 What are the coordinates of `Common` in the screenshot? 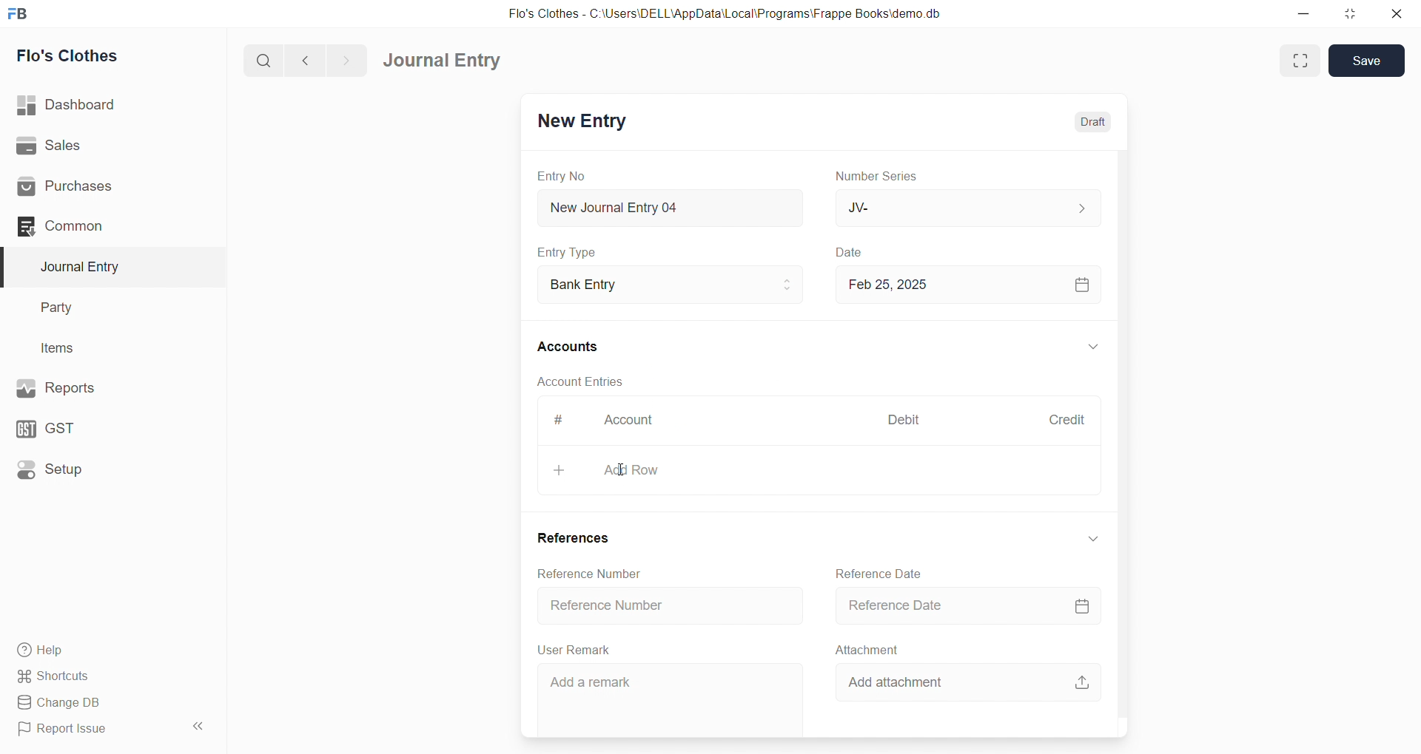 It's located at (99, 225).